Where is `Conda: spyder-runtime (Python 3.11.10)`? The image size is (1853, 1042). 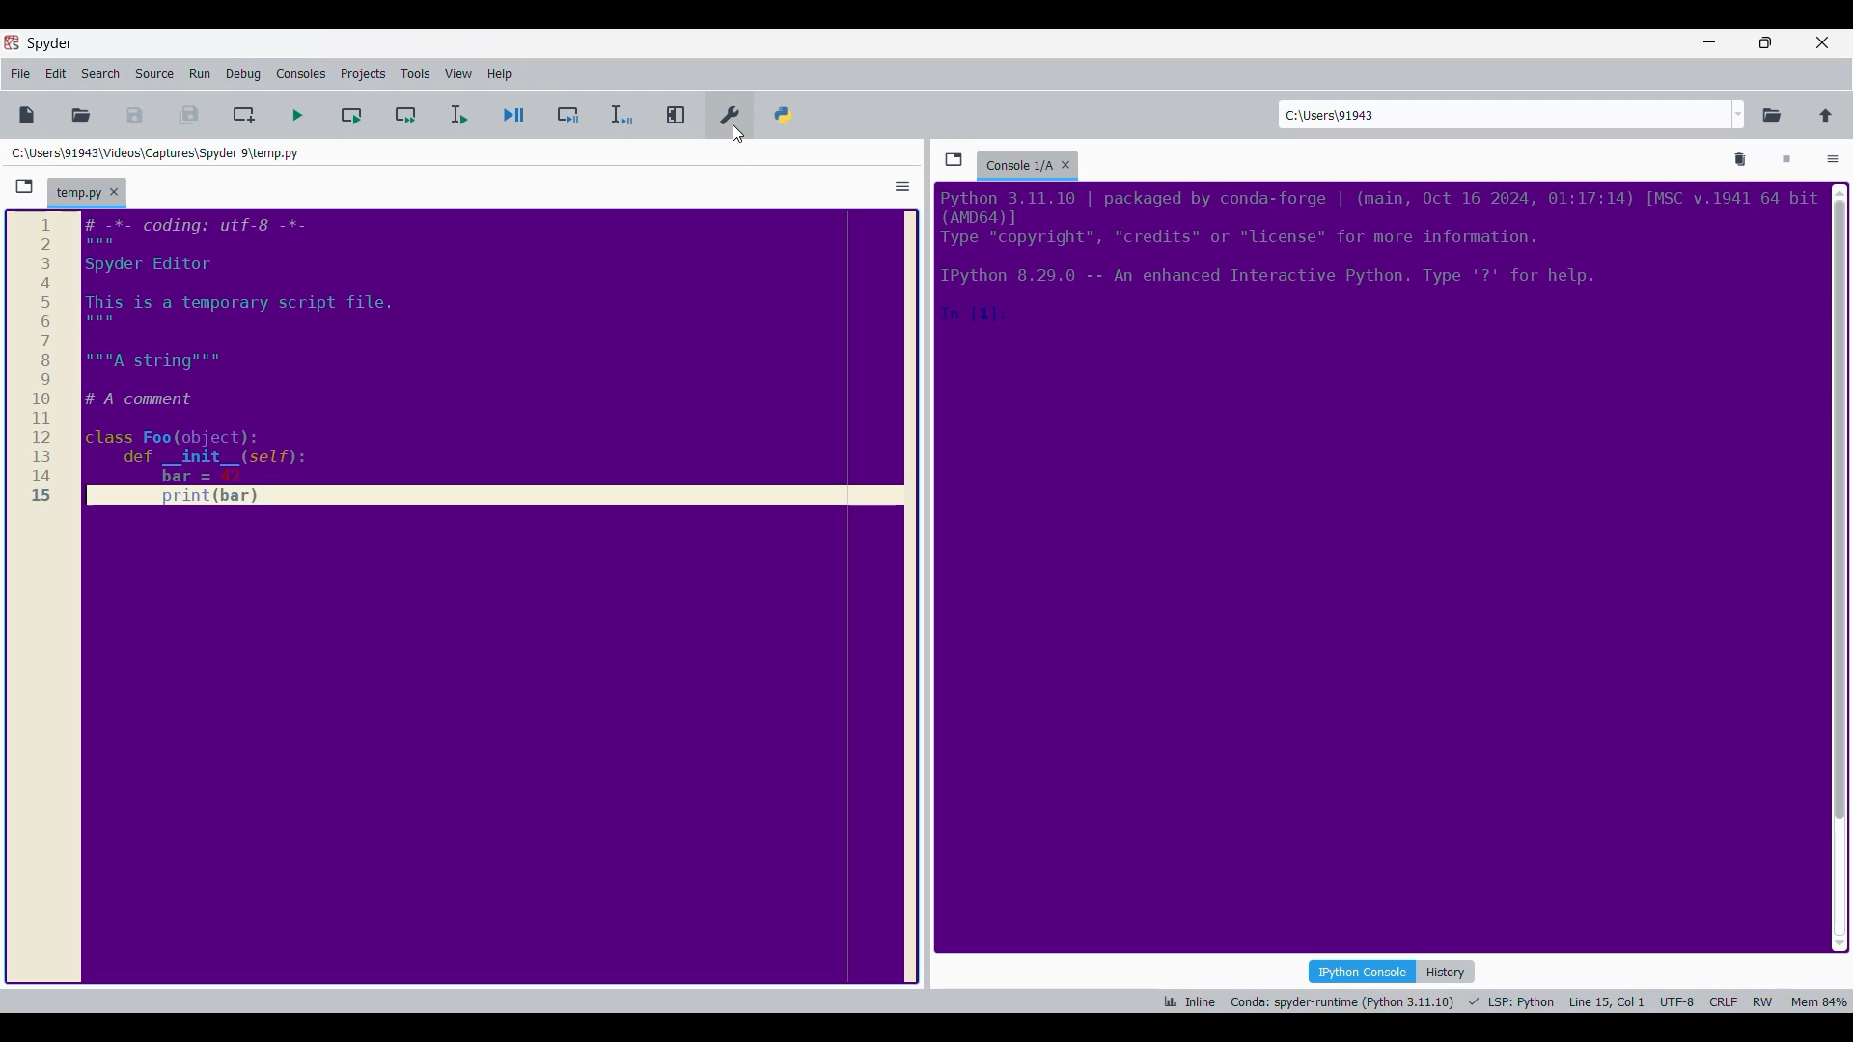
Conda: spyder-runtime (Python 3.11.10) is located at coordinates (1346, 1001).